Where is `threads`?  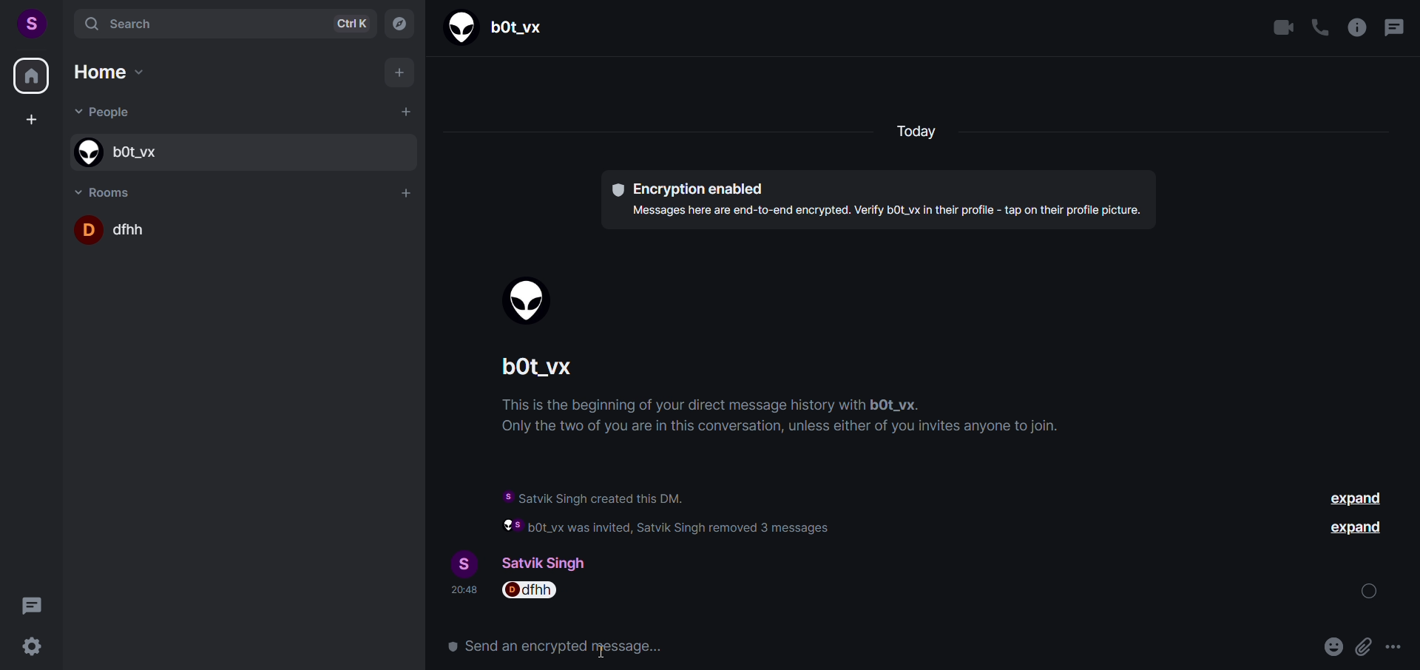
threads is located at coordinates (32, 603).